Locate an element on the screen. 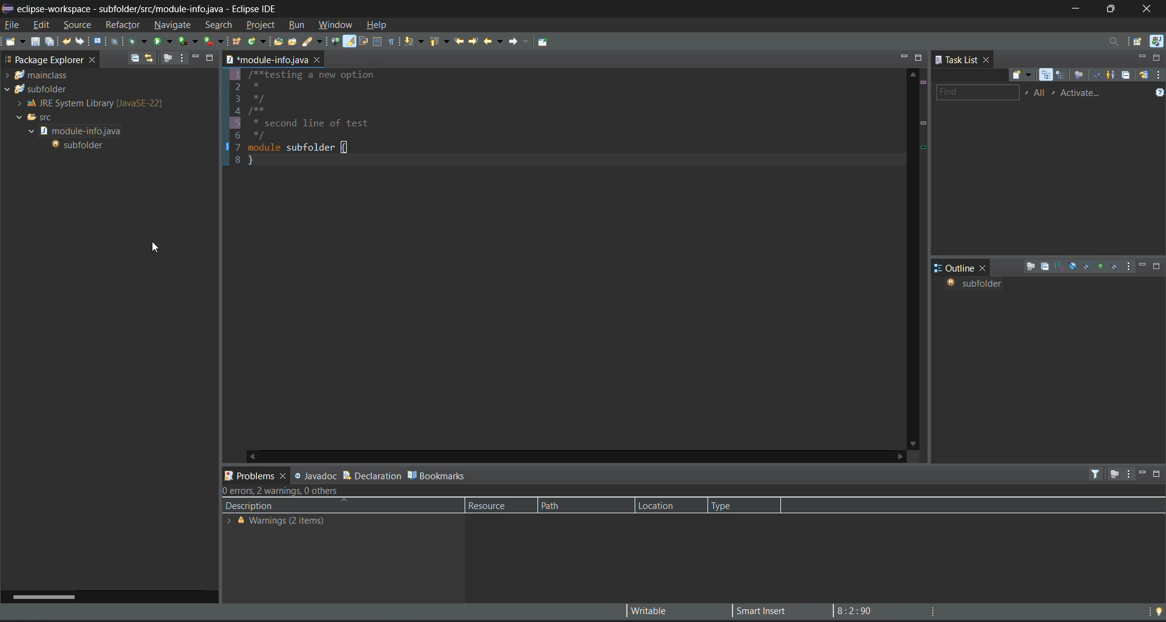 The width and height of the screenshot is (1166, 622). maximize is located at coordinates (919, 58).